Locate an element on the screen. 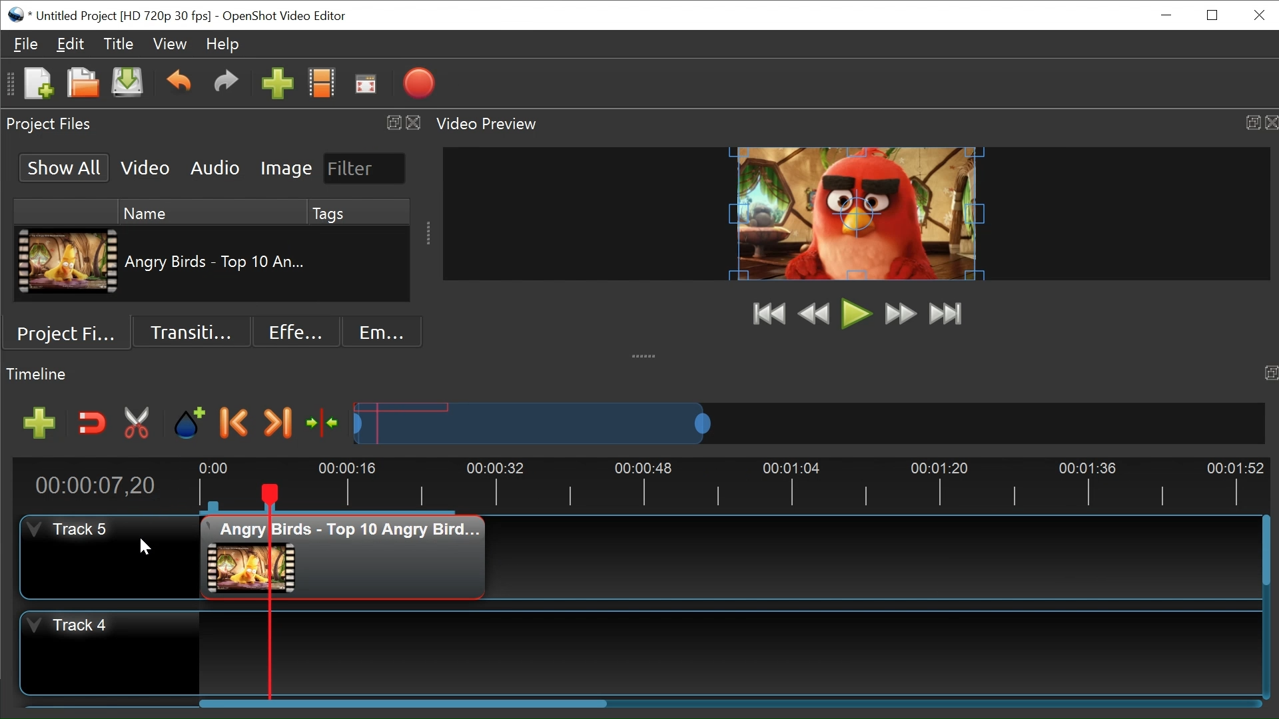 Image resolution: width=1279 pixels, height=719 pixels. Close is located at coordinates (1260, 16).